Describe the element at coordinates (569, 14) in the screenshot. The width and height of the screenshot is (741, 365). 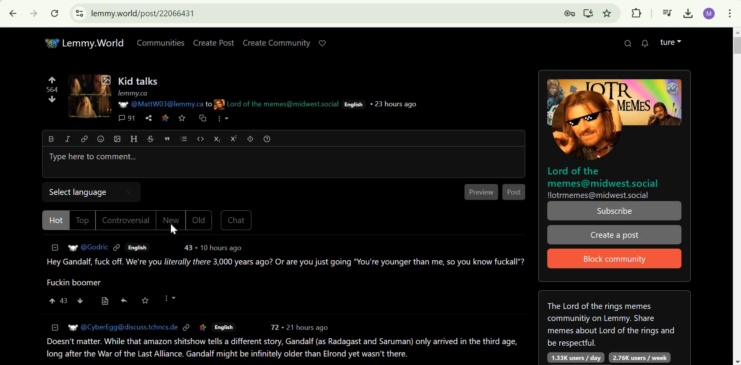
I see `Manage your passwords` at that location.